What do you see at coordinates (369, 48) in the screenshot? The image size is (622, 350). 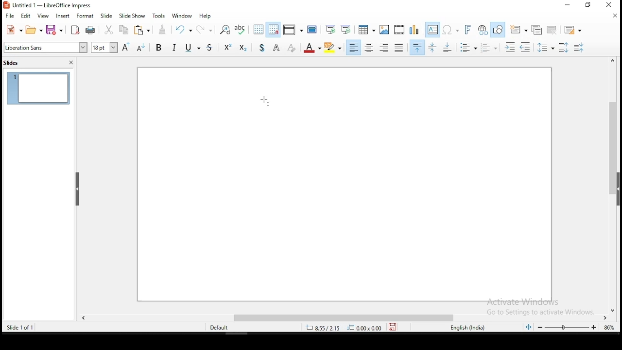 I see `align center` at bounding box center [369, 48].